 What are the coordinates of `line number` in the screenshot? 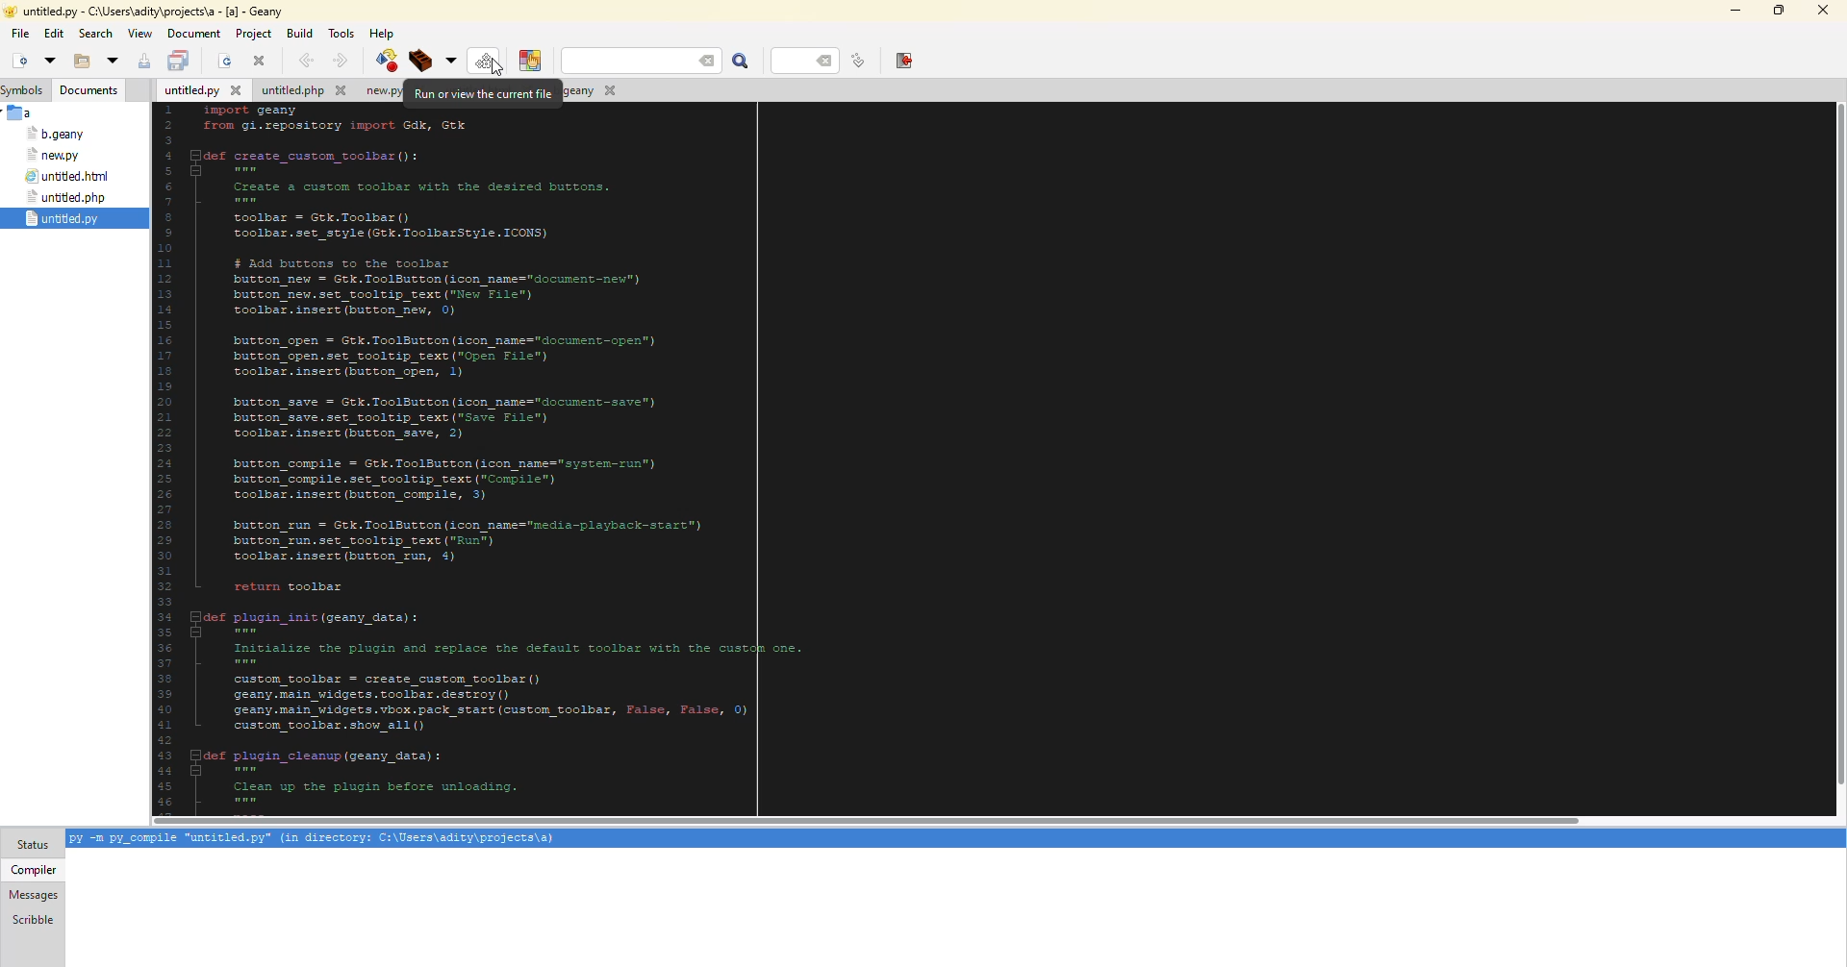 It's located at (861, 60).